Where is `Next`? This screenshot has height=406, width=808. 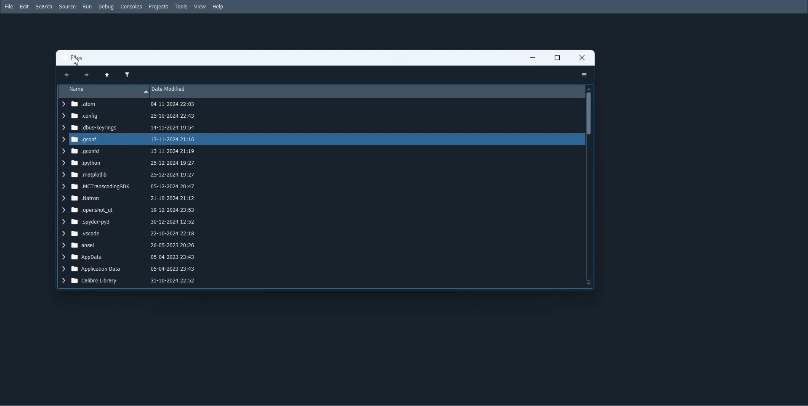
Next is located at coordinates (85, 75).